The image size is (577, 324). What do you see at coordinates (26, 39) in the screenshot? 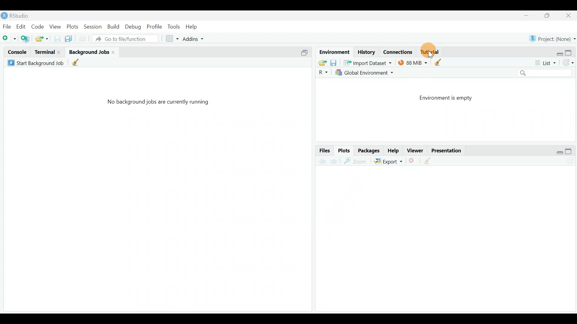
I see `Create a project` at bounding box center [26, 39].